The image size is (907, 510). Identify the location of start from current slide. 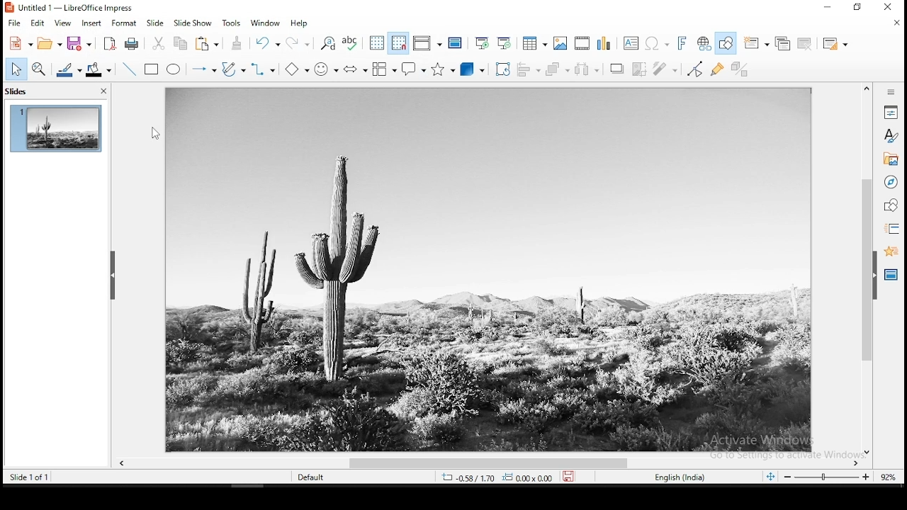
(505, 41).